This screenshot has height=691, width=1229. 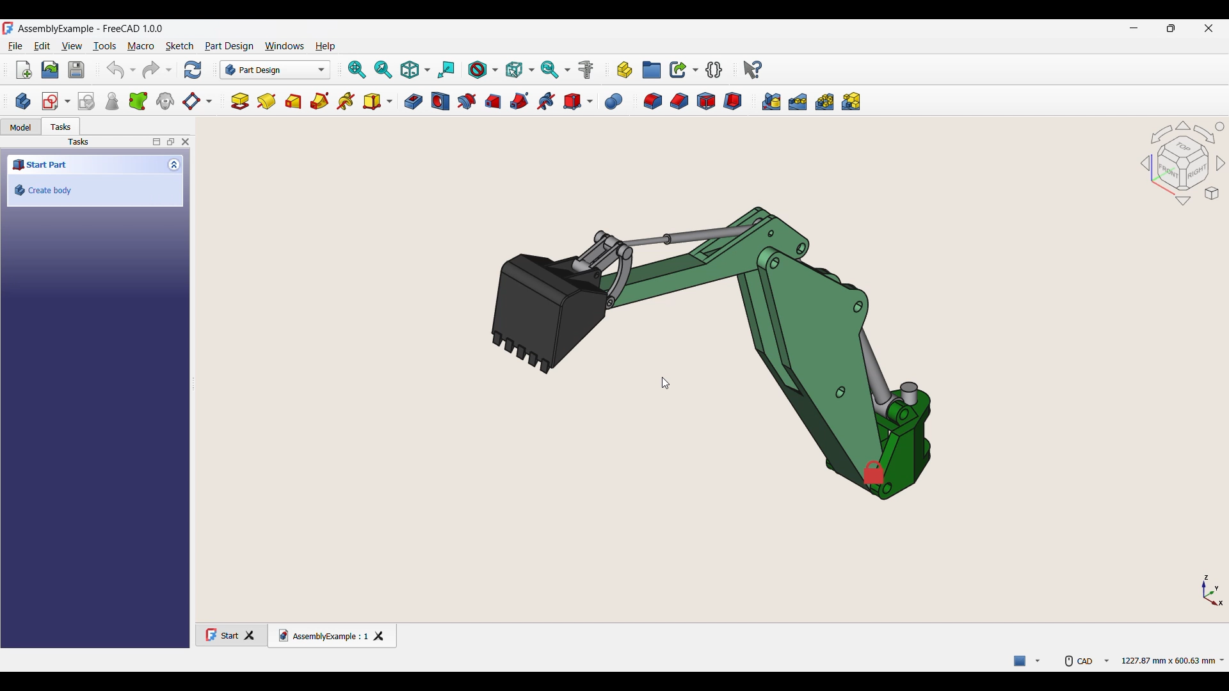 I want to click on Draft, so click(x=706, y=101).